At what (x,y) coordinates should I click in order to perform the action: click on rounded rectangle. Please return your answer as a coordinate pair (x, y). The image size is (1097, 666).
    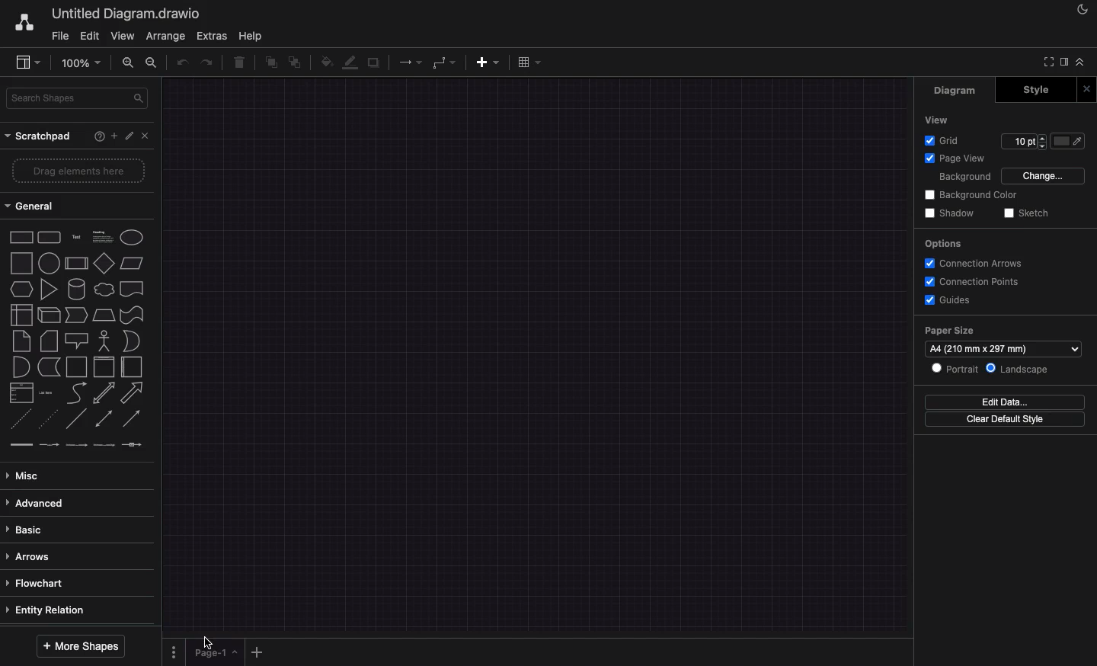
    Looking at the image, I should click on (50, 238).